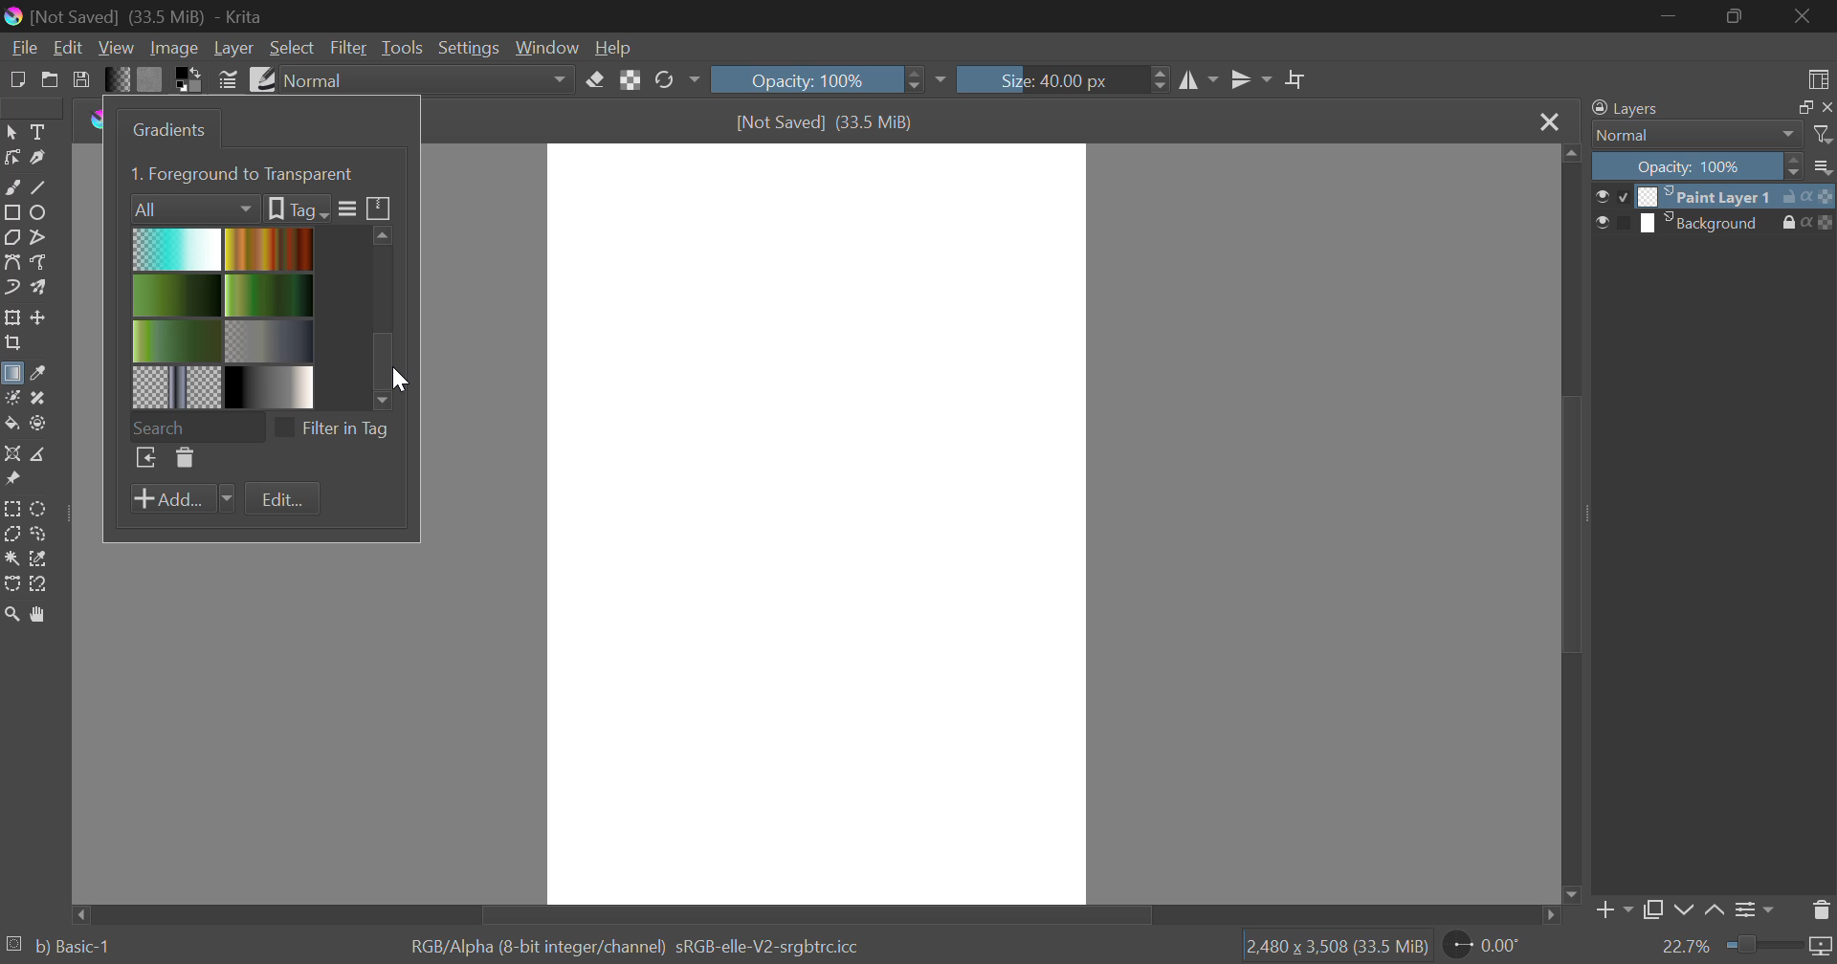 The width and height of the screenshot is (1837, 964). Describe the element at coordinates (1746, 948) in the screenshot. I see `22.7%` at that location.